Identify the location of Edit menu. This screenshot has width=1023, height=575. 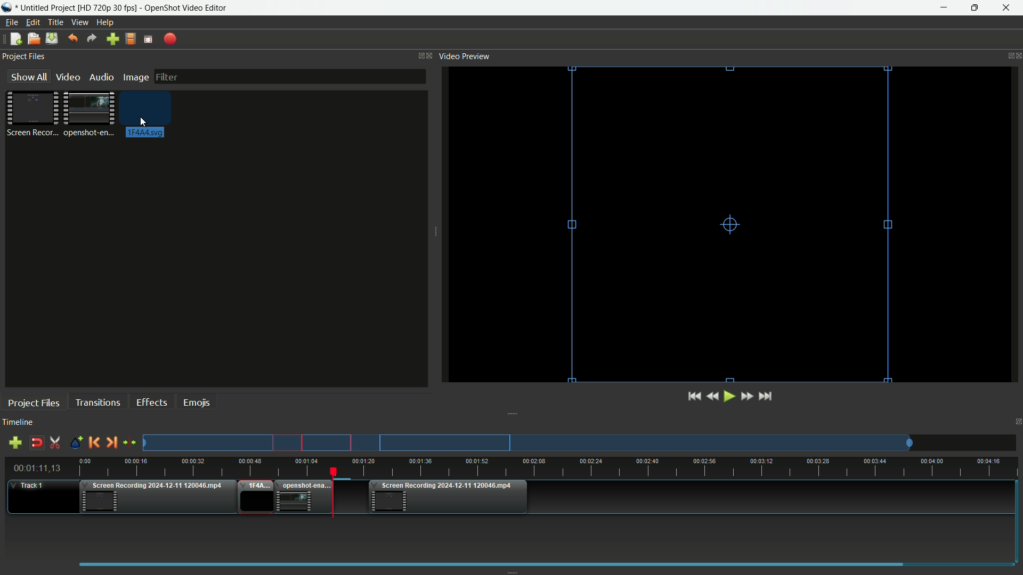
(31, 22).